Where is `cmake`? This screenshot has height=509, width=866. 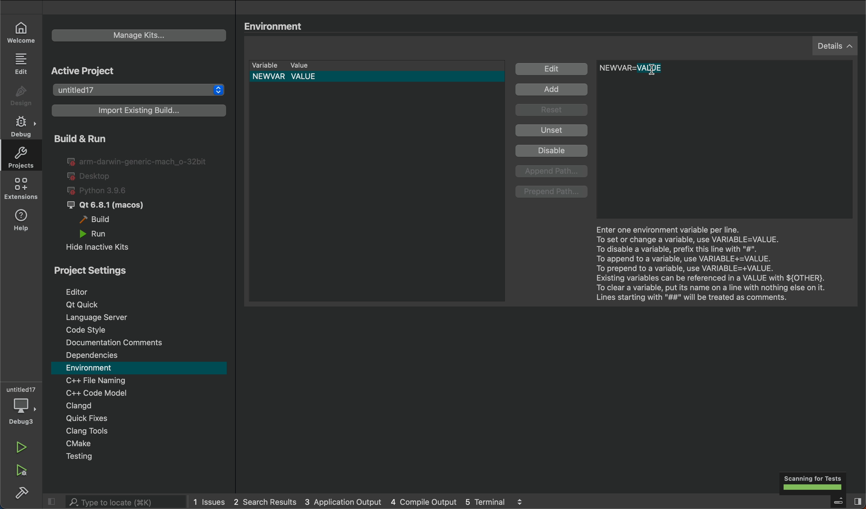
cmake is located at coordinates (145, 444).